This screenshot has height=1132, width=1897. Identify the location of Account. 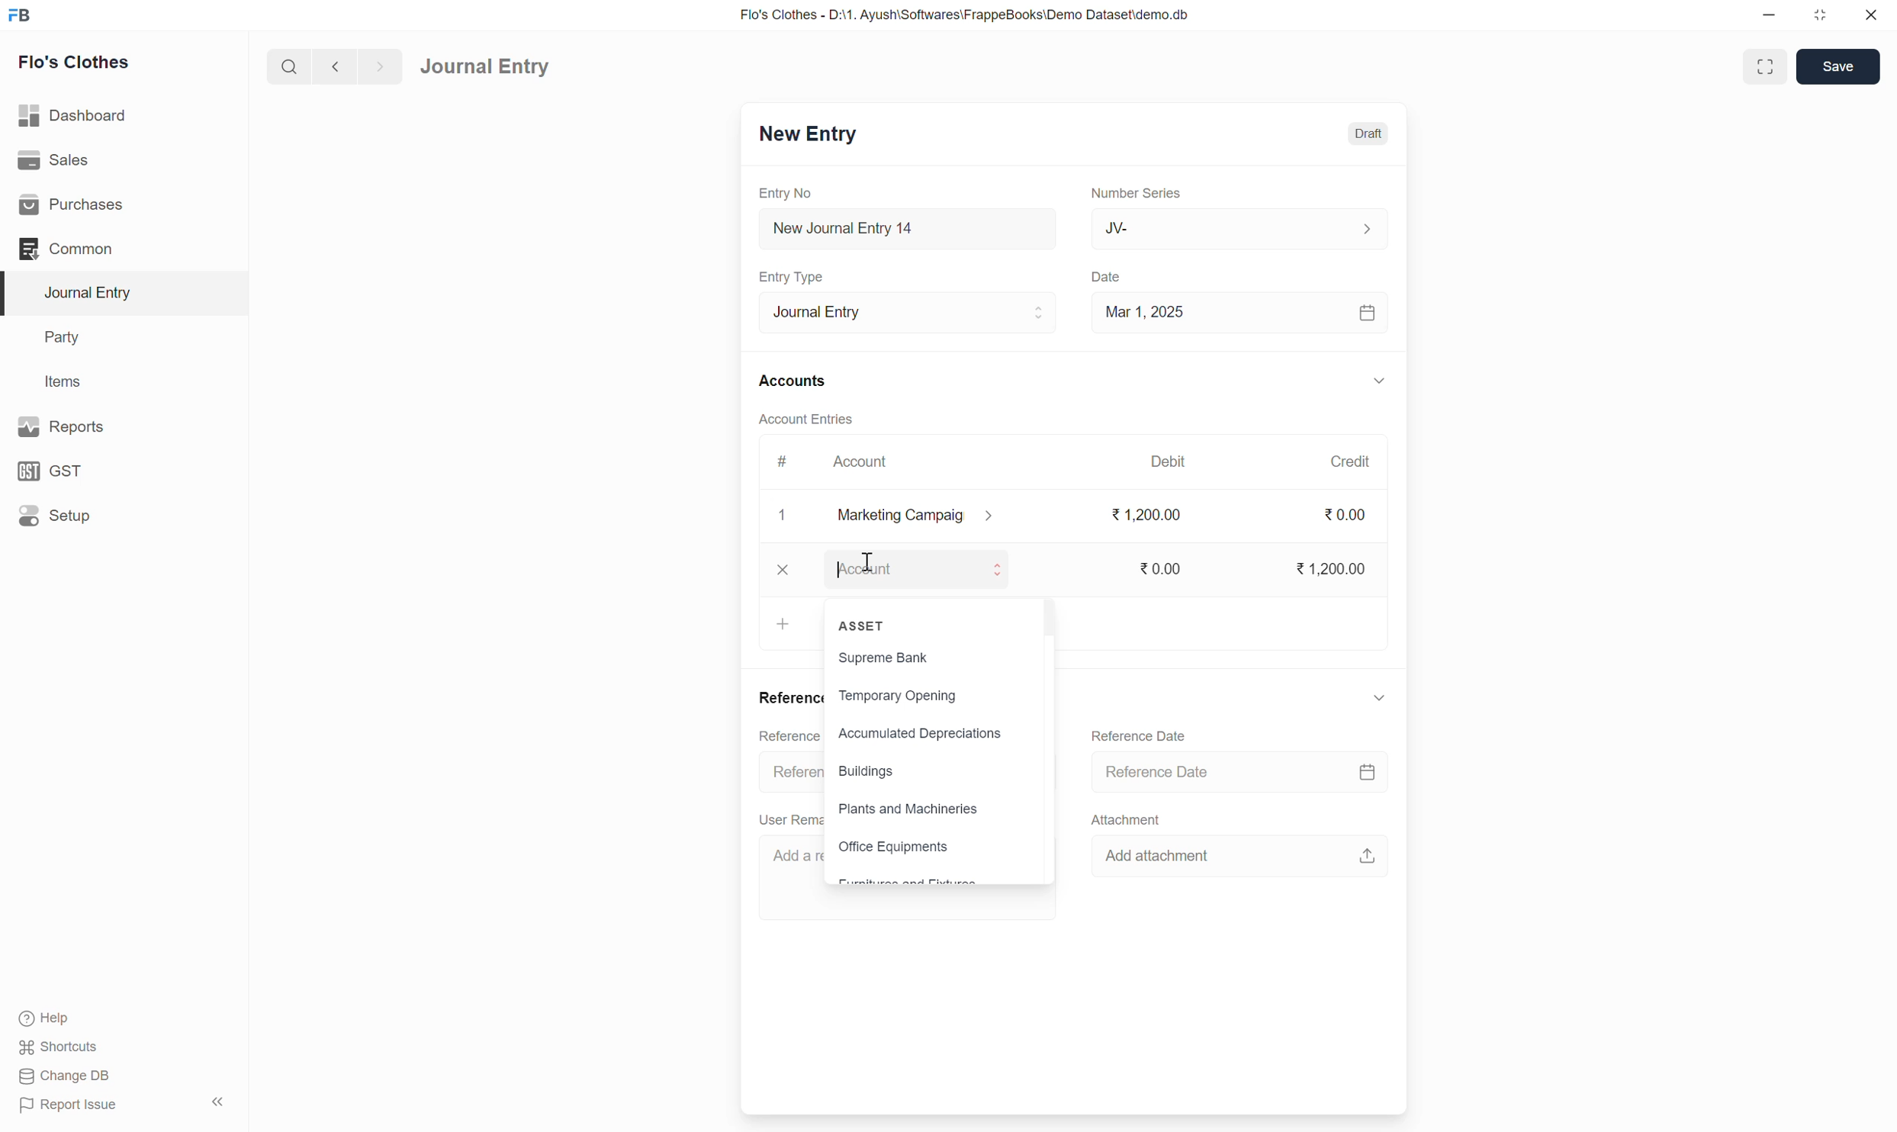
(863, 461).